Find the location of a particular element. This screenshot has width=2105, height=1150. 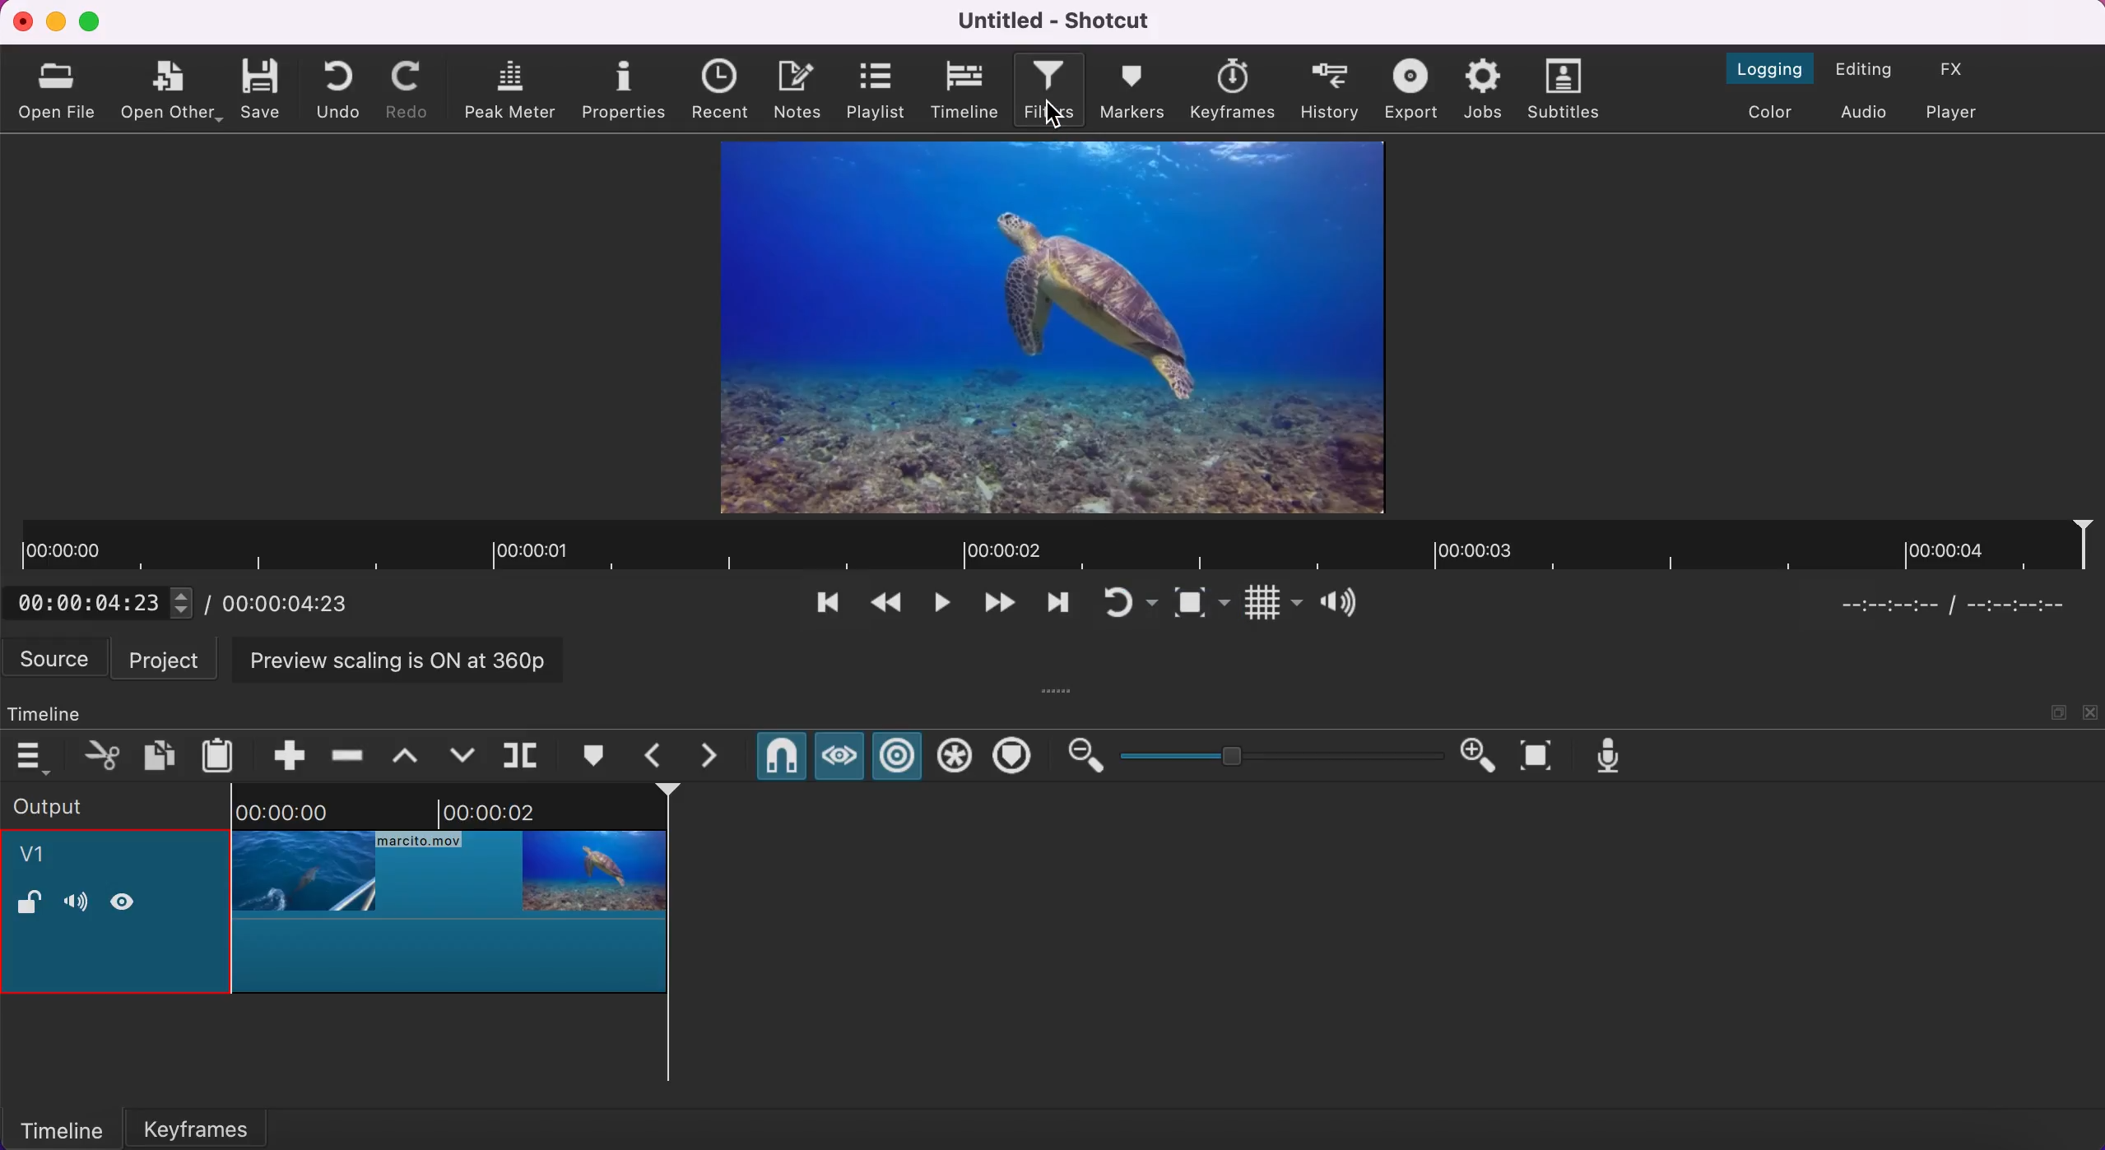

hide is located at coordinates (129, 901).